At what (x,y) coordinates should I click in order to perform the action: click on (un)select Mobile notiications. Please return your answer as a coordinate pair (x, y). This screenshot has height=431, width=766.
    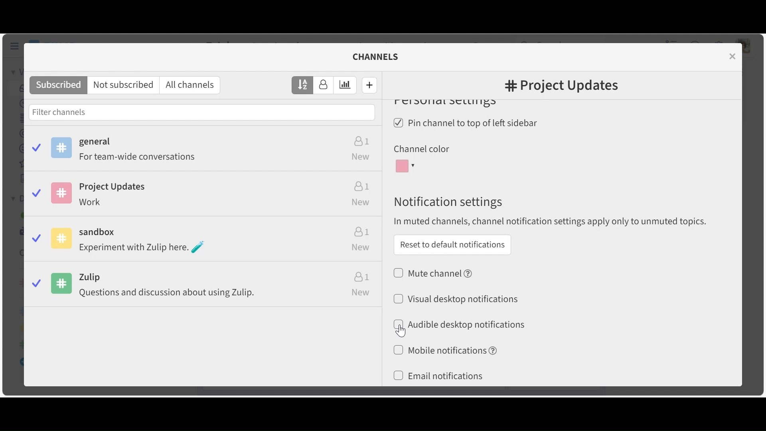
    Looking at the image, I should click on (444, 350).